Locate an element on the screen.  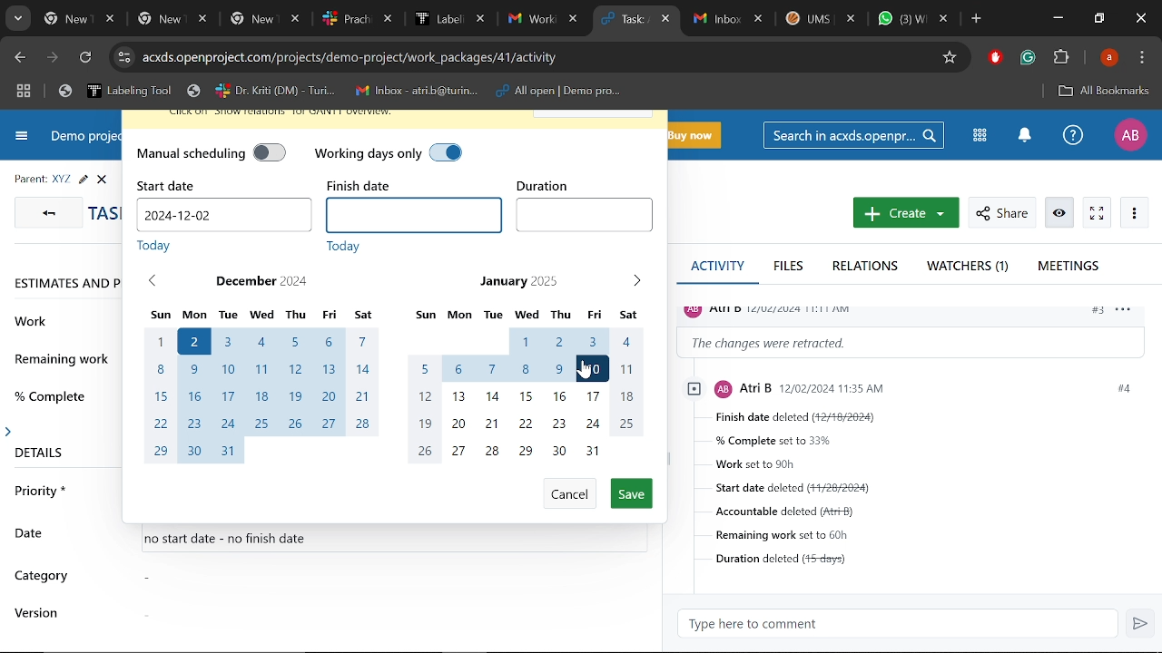
Parent task is located at coordinates (62, 180).